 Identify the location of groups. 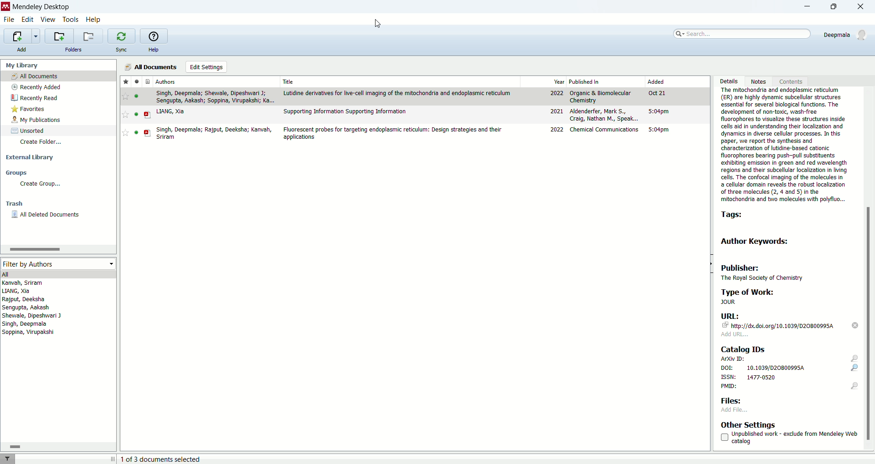
(16, 172).